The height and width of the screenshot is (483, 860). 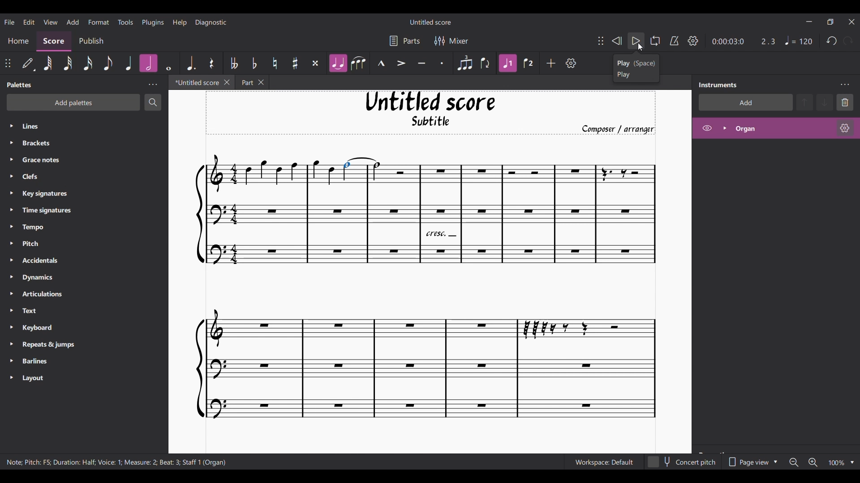 What do you see at coordinates (148, 63) in the screenshot?
I see `Highlighted to form current combination` at bounding box center [148, 63].